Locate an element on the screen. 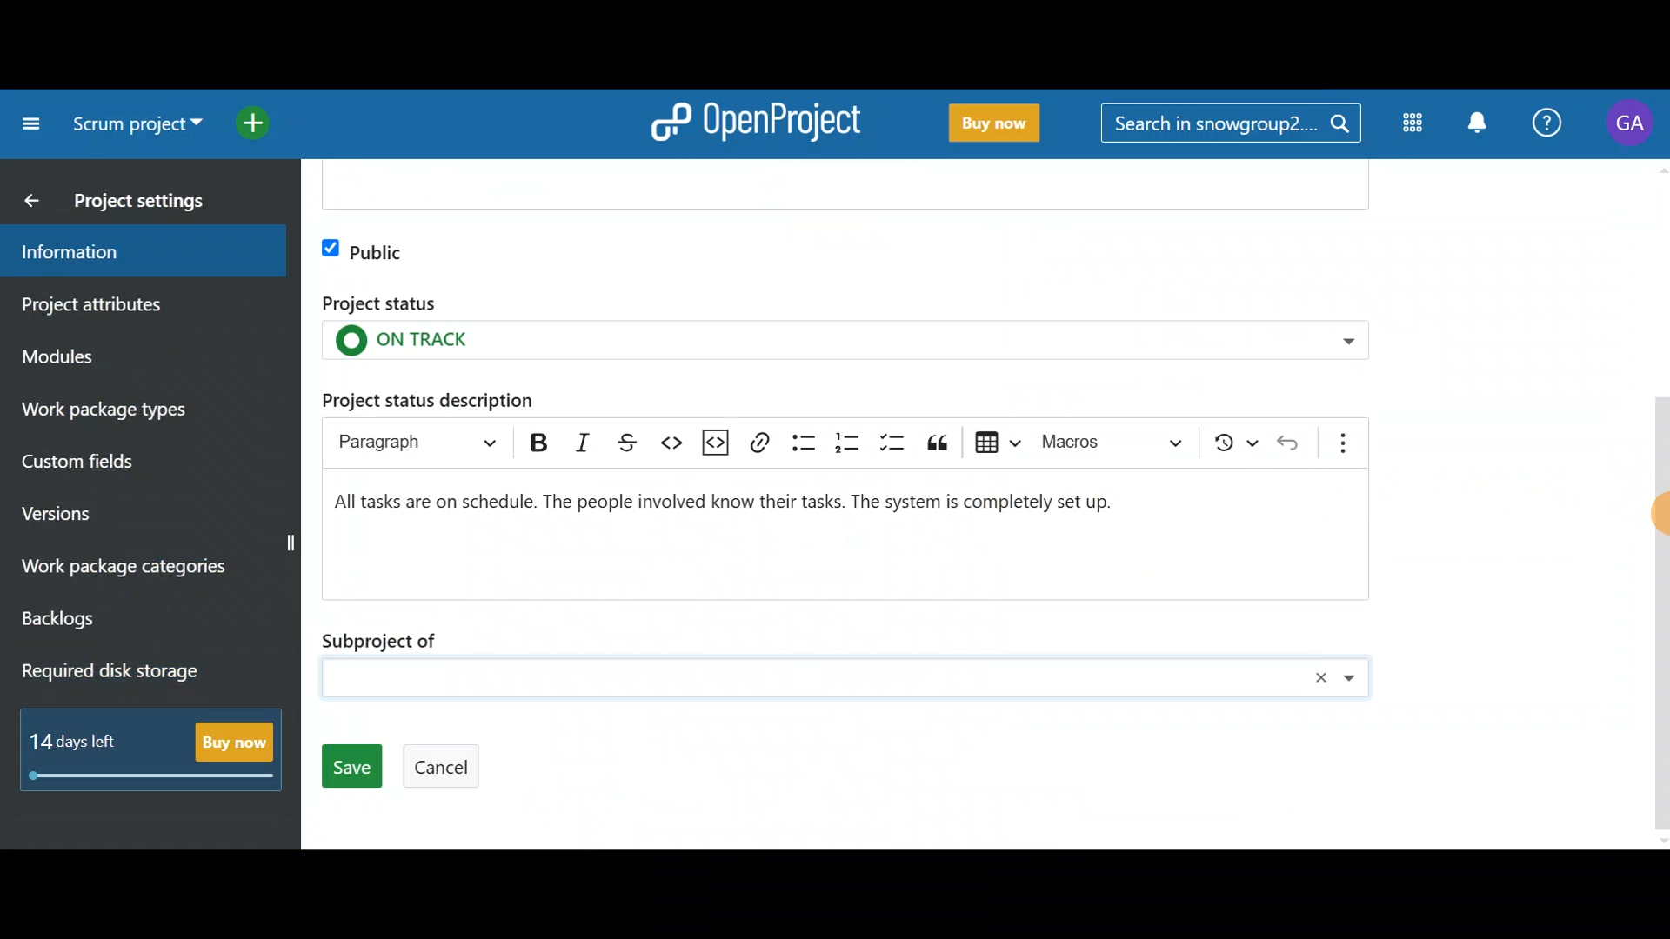 The height and width of the screenshot is (939, 1670). Show local modifications is located at coordinates (1236, 443).